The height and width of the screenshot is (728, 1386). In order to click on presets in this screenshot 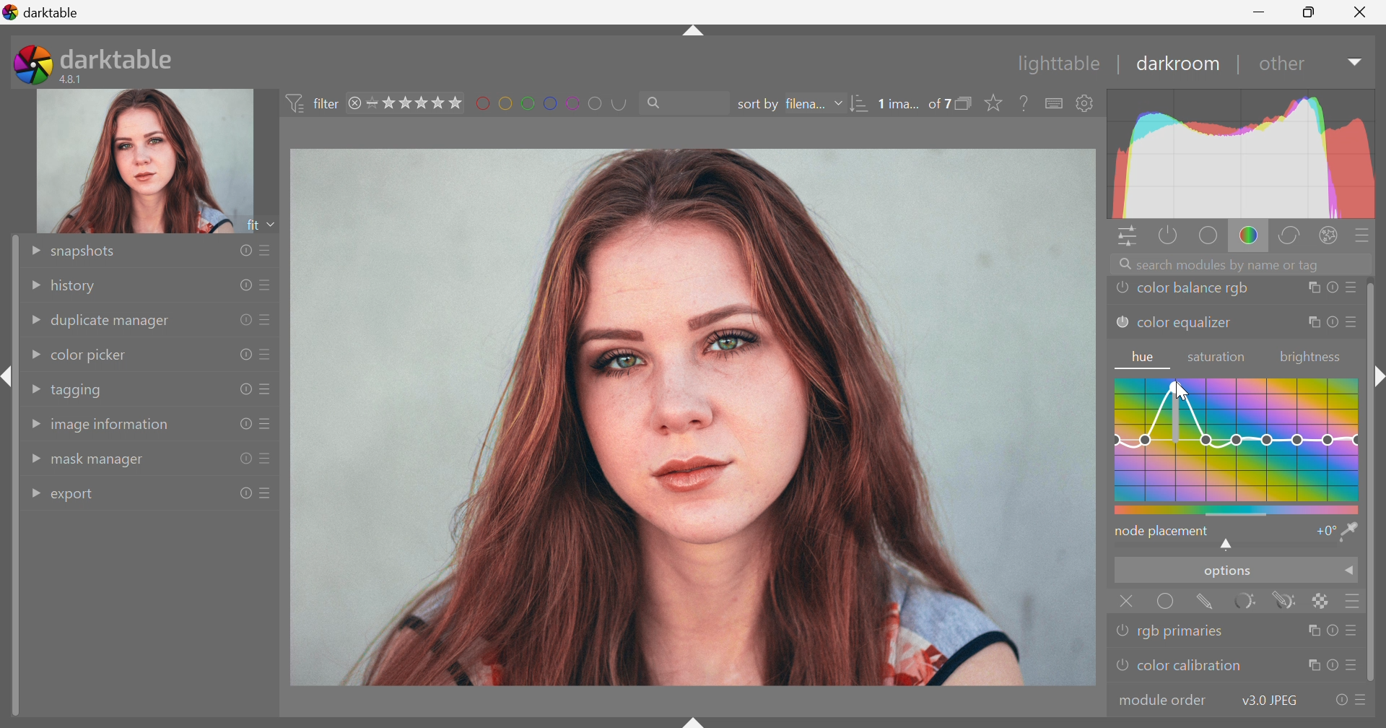, I will do `click(268, 248)`.